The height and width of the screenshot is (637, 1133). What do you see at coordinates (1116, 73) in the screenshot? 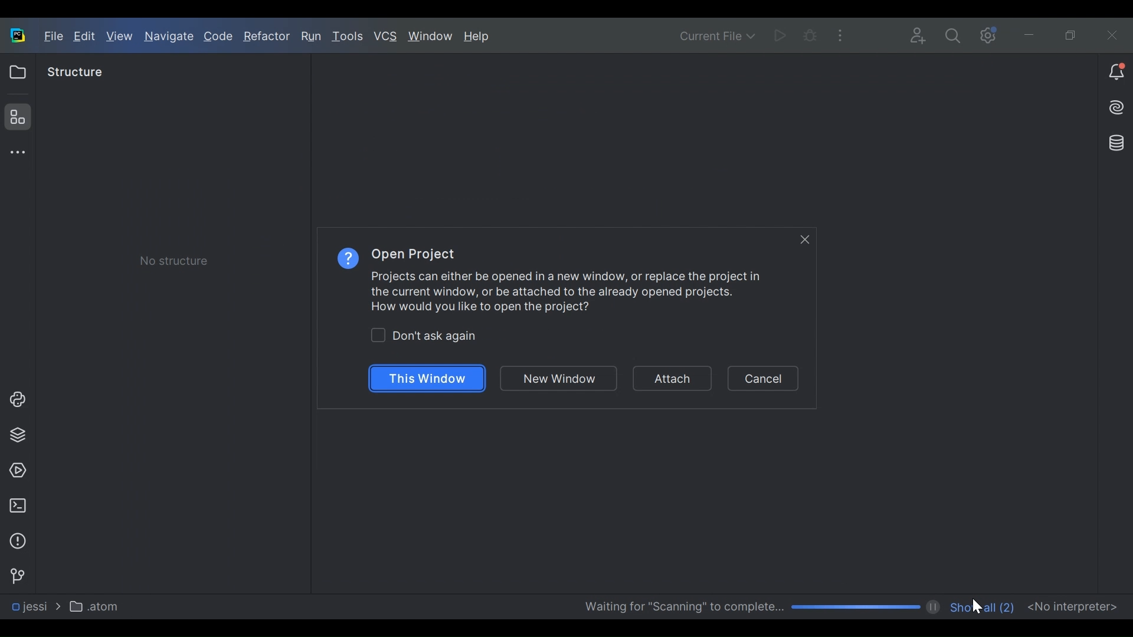
I see `Notiication` at bounding box center [1116, 73].